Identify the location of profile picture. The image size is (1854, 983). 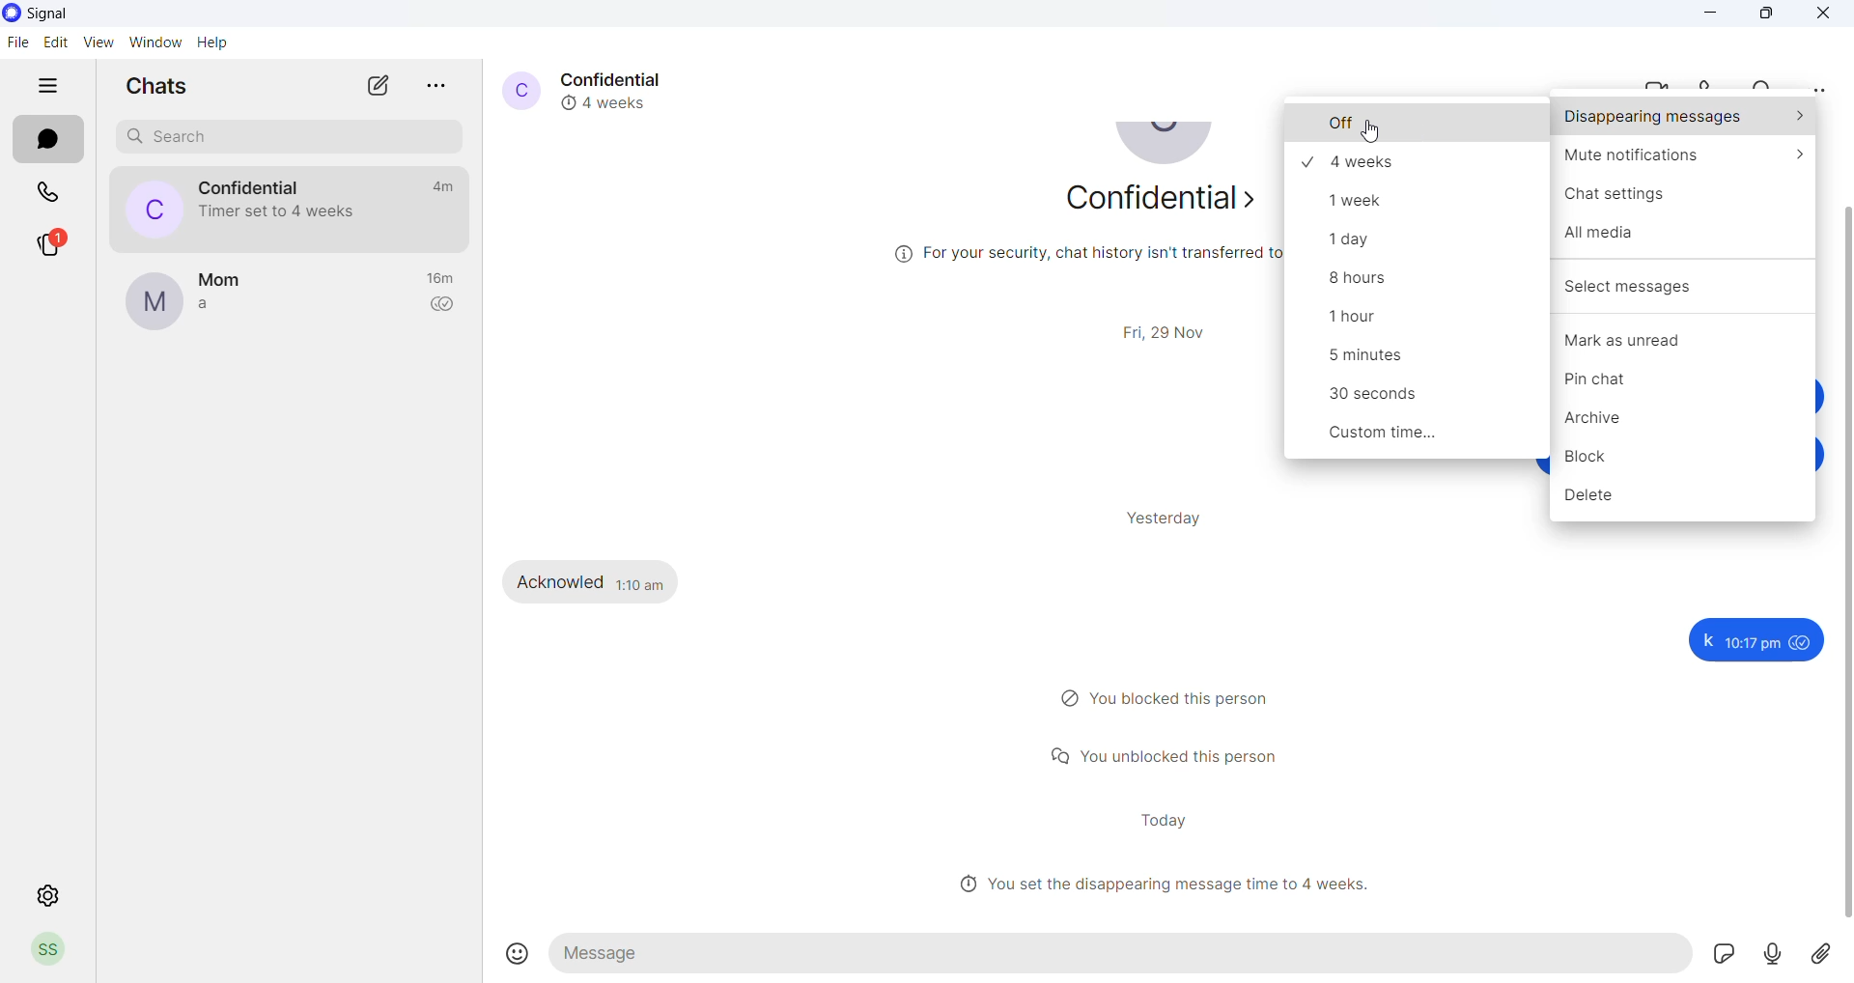
(517, 89).